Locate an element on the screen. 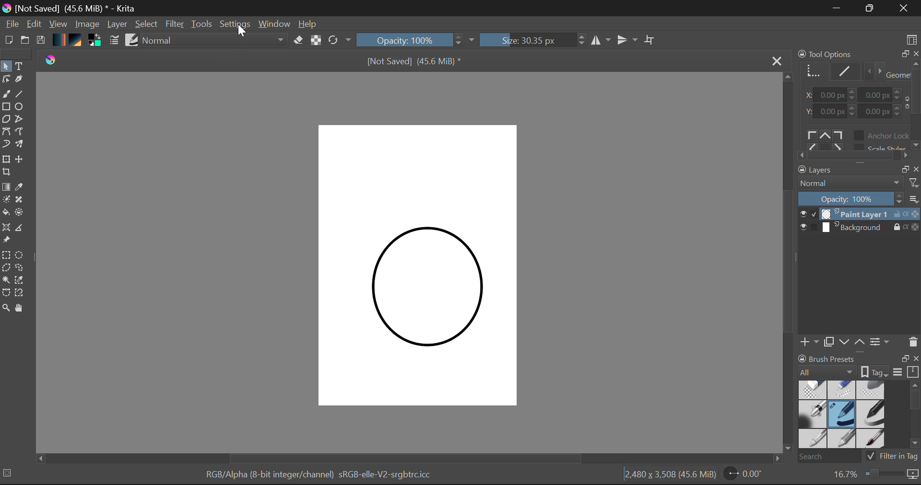 This screenshot has width=921, height=485. Zoom is located at coordinates (6, 307).